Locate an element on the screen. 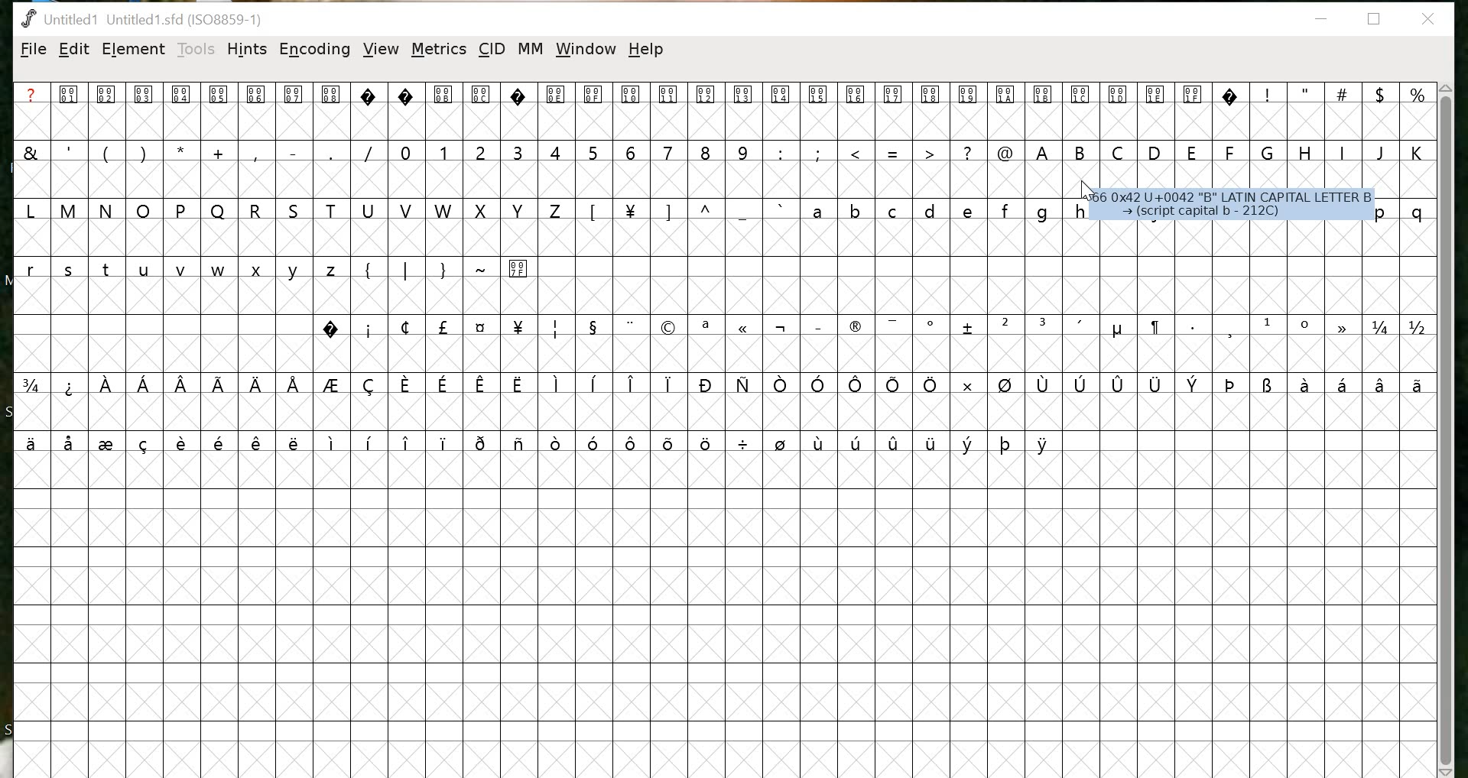  CID is located at coordinates (491, 50).